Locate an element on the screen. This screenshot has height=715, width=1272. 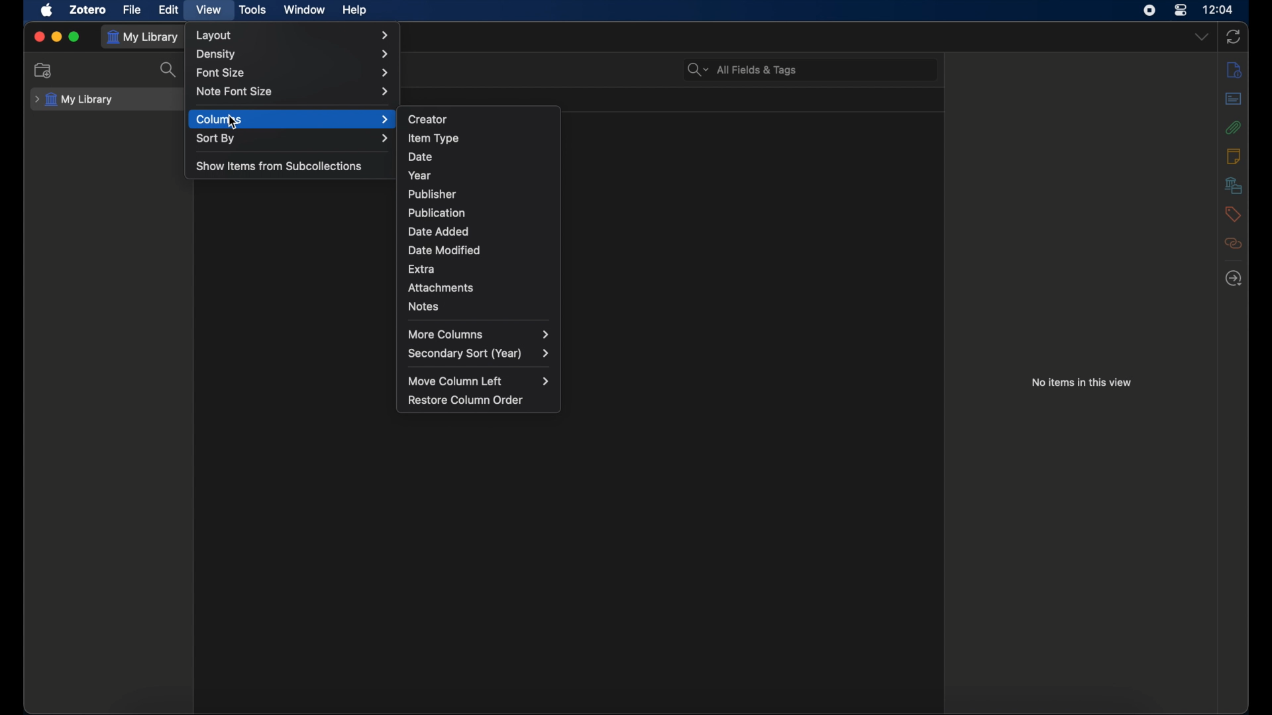
my library is located at coordinates (143, 37).